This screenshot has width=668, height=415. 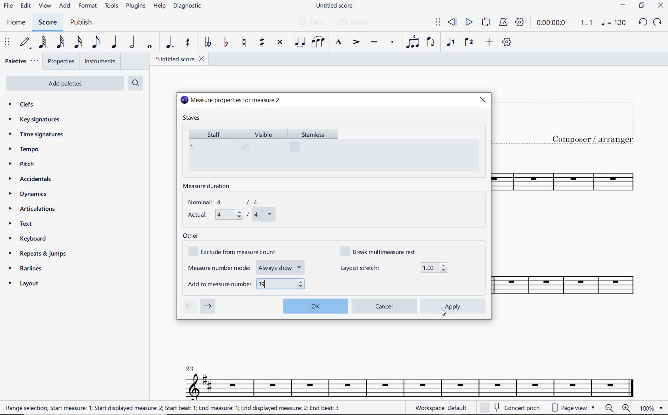 I want to click on FILE, so click(x=8, y=6).